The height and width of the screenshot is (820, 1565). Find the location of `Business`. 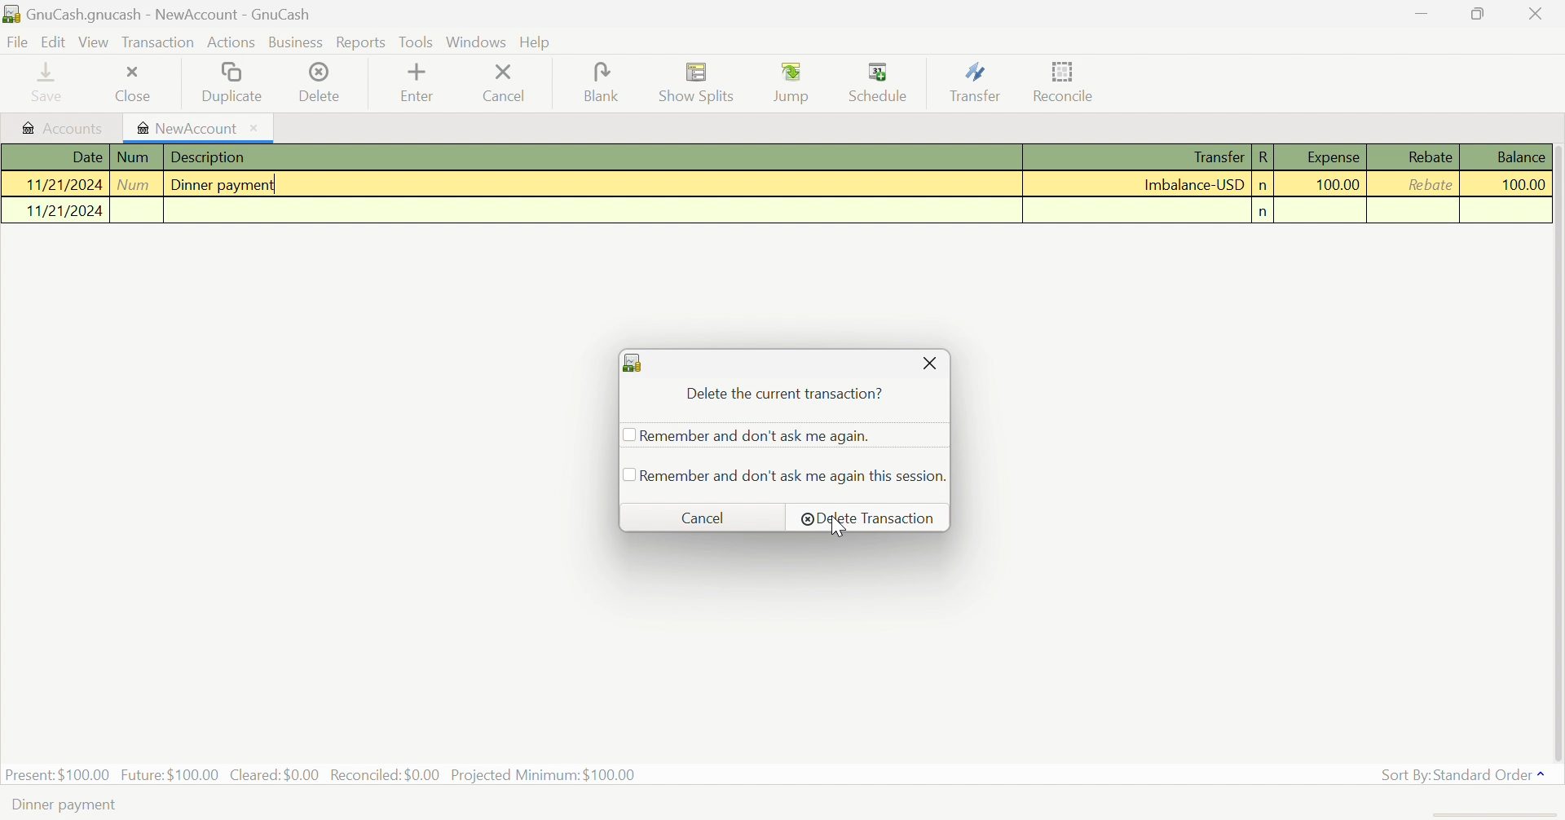

Business is located at coordinates (298, 43).